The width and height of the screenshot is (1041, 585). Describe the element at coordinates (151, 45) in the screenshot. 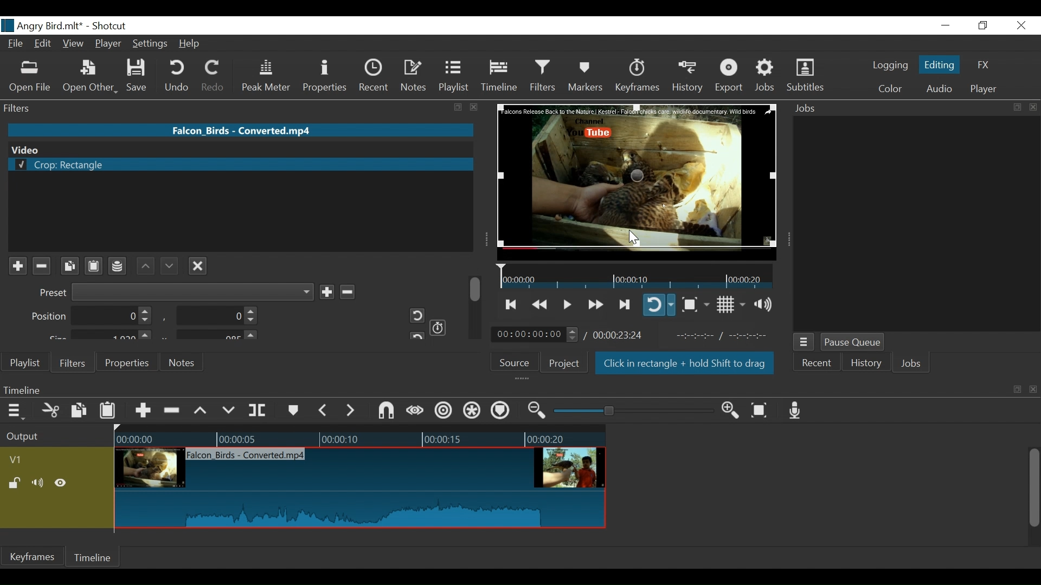

I see `Settings` at that location.